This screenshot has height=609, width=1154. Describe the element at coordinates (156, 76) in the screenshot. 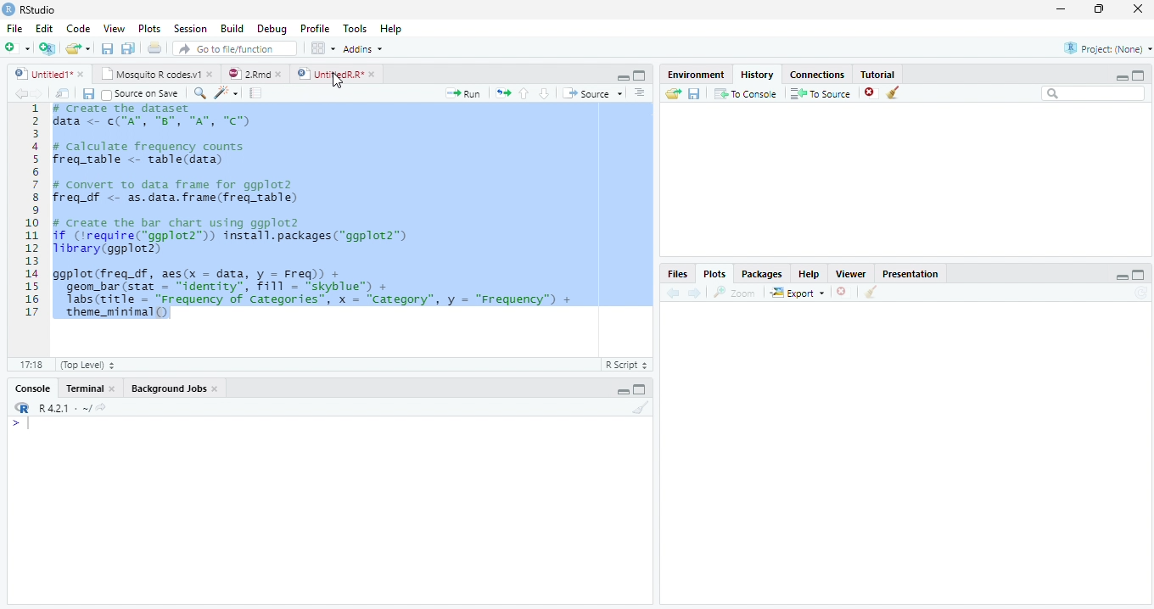

I see `Mosquito R codes1` at that location.